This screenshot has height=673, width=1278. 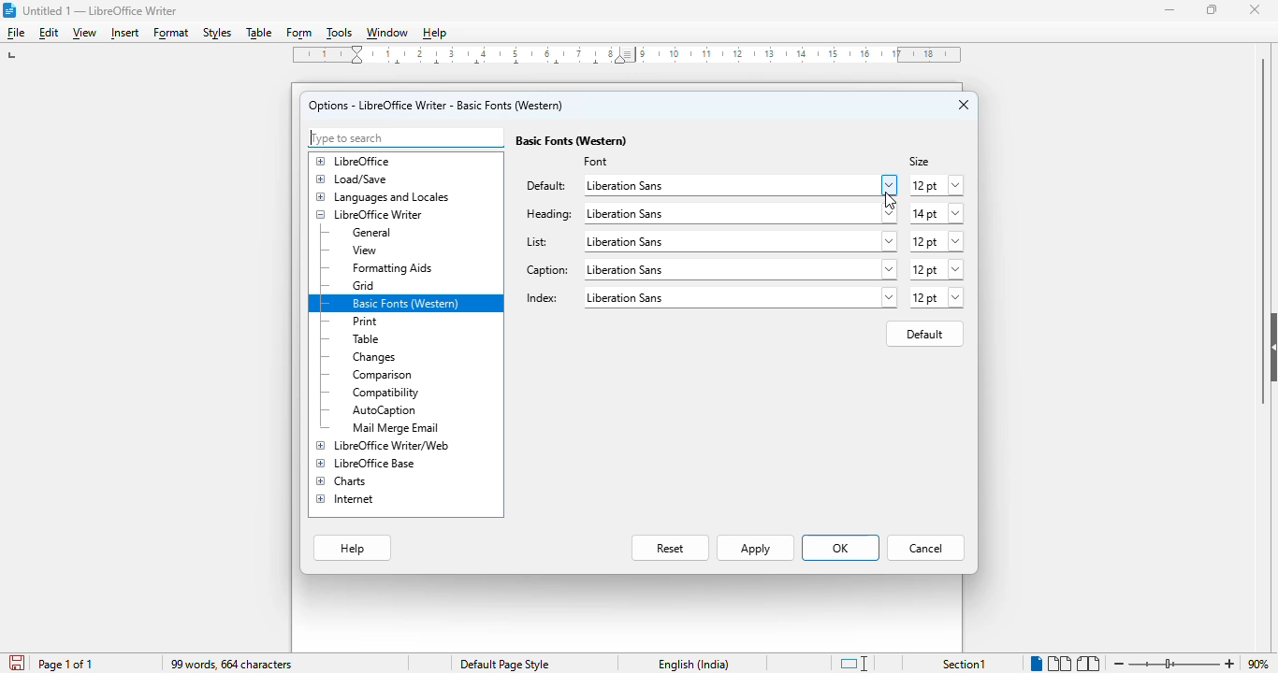 I want to click on styles, so click(x=218, y=34).